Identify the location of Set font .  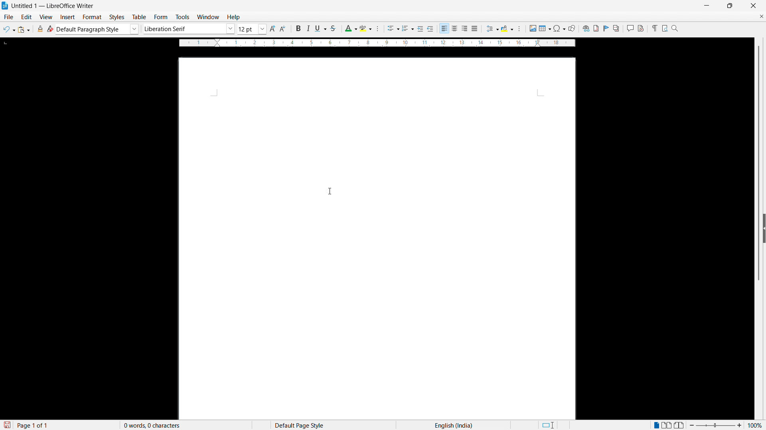
(189, 29).